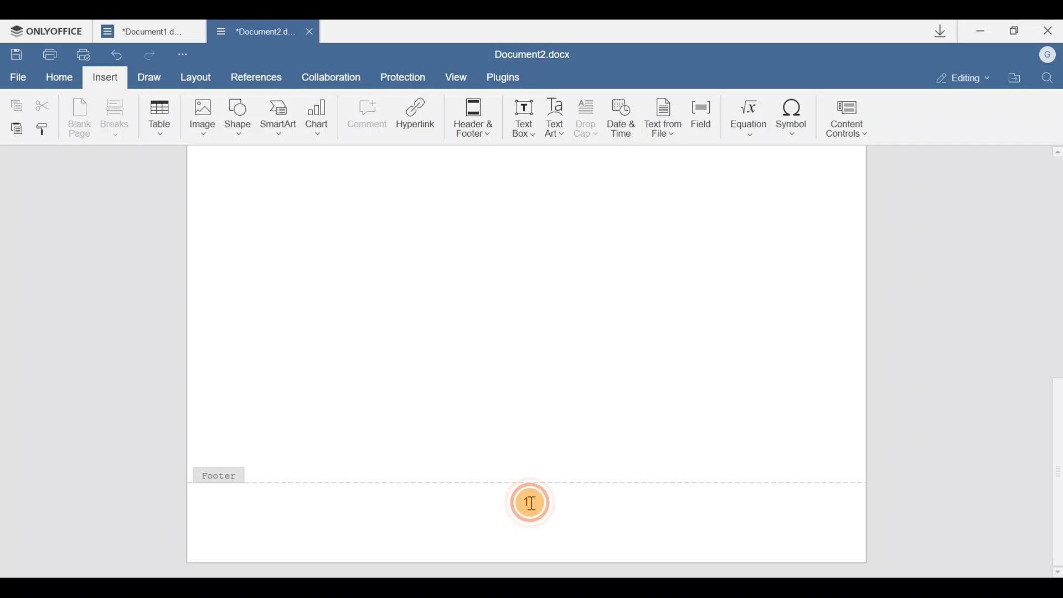  I want to click on Customize quick access toolbar, so click(192, 54).